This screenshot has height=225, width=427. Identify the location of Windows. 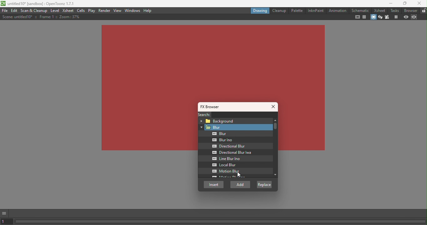
(133, 10).